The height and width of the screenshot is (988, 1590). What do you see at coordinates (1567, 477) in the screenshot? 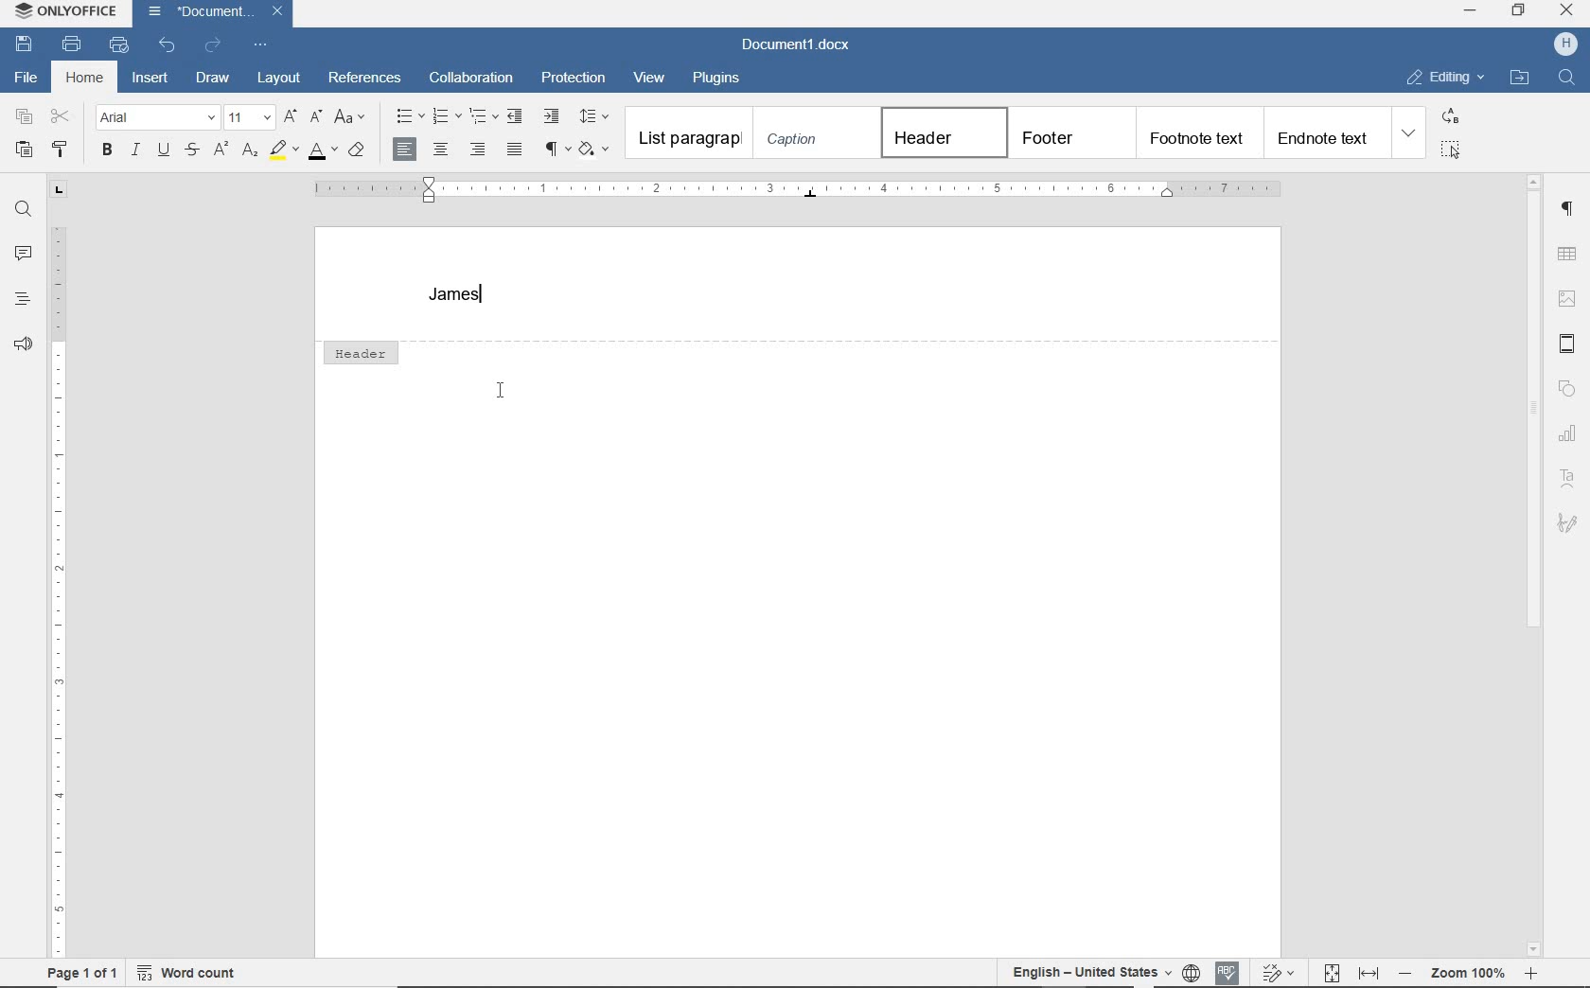
I see `TextArt` at bounding box center [1567, 477].